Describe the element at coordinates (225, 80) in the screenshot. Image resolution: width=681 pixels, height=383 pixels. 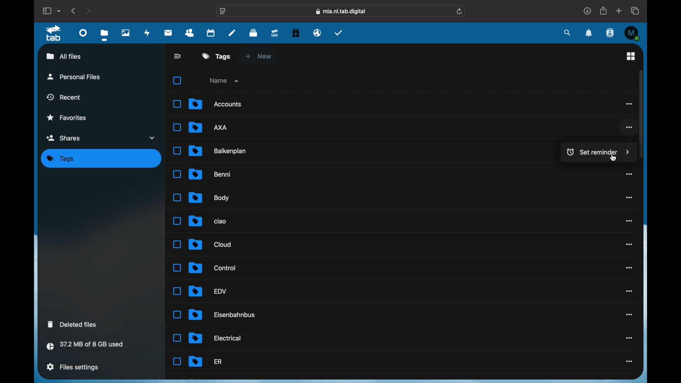
I see `name` at that location.